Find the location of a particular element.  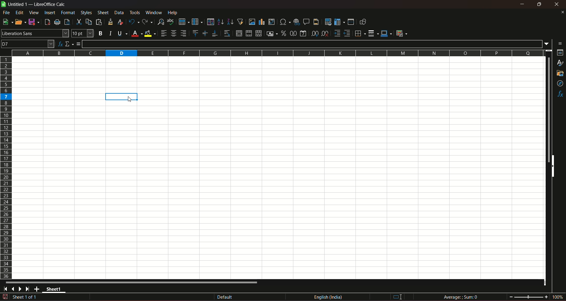

sheet sequence is located at coordinates (25, 298).